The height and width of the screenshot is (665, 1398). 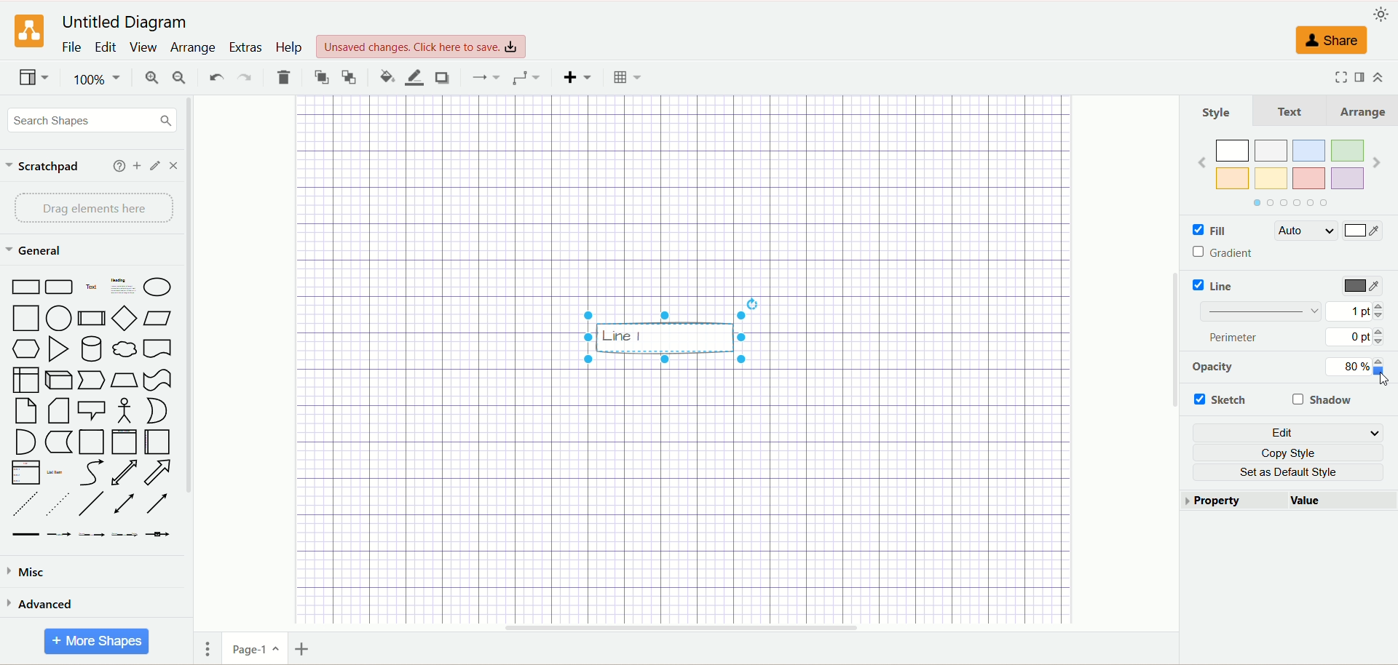 I want to click on Checkbox, so click(x=1196, y=284).